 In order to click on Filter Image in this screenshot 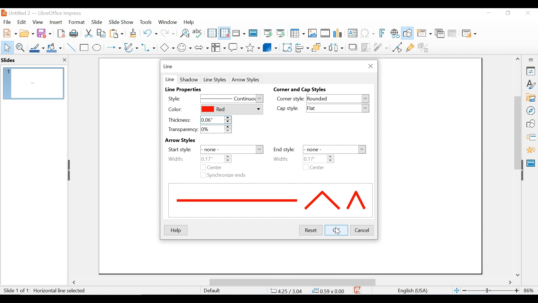, I will do `click(381, 47)`.